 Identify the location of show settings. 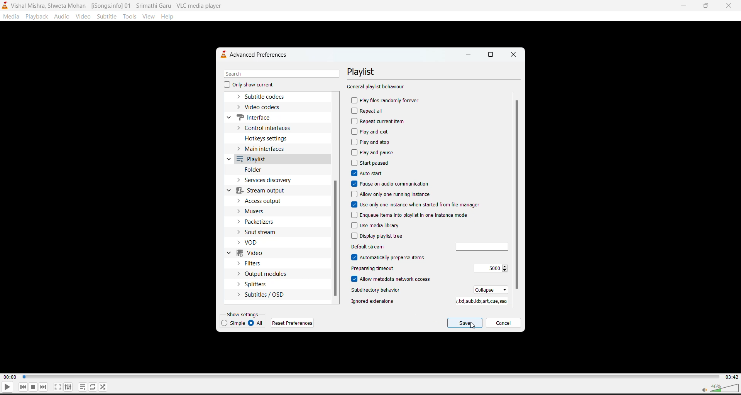
(242, 315).